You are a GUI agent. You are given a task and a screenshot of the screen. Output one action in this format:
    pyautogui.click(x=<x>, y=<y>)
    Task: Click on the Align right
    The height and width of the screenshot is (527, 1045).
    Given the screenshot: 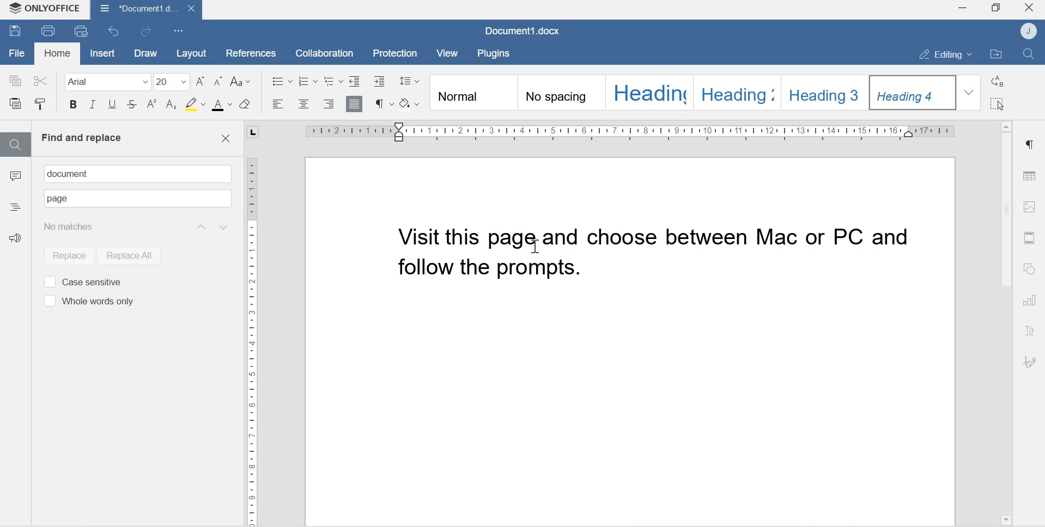 What is the action you would take?
    pyautogui.click(x=329, y=104)
    